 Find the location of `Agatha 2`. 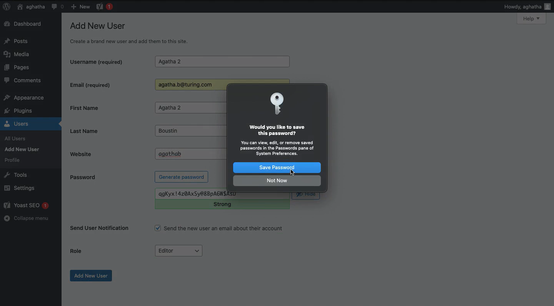

Agatha 2 is located at coordinates (222, 62).